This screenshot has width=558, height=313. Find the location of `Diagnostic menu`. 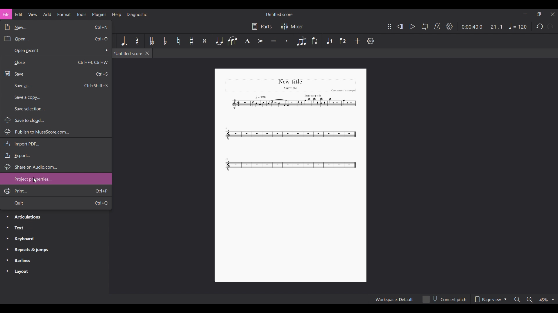

Diagnostic menu is located at coordinates (137, 14).